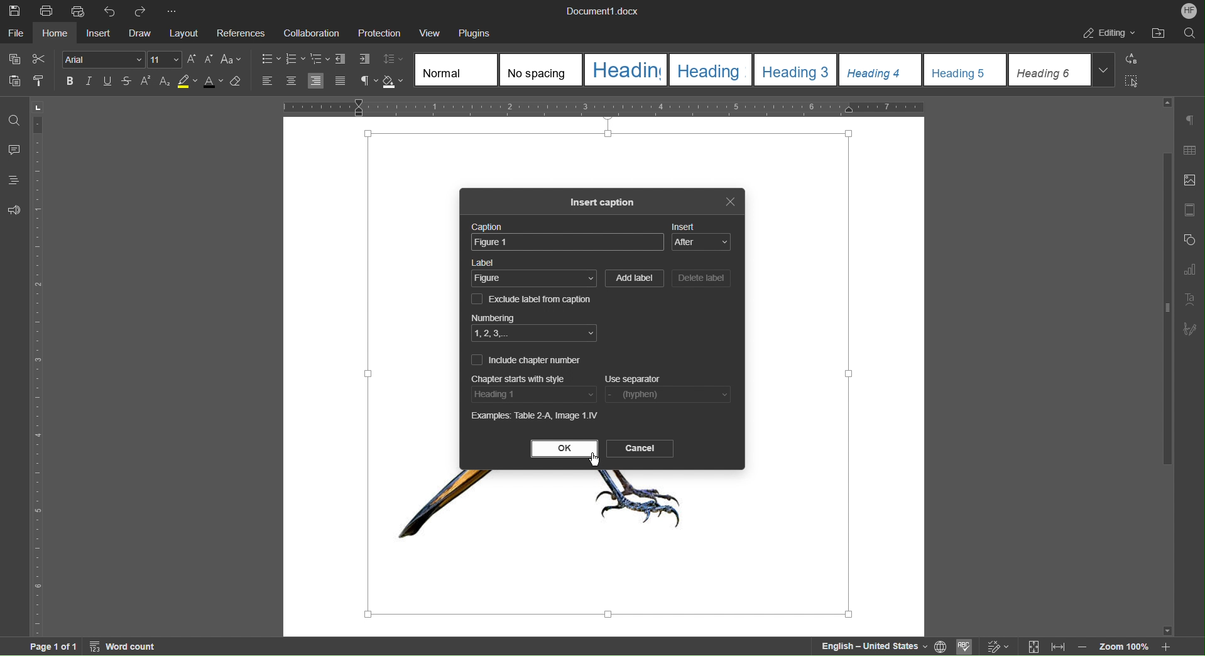 The height and width of the screenshot is (656, 1205). I want to click on Signature, so click(1190, 330).